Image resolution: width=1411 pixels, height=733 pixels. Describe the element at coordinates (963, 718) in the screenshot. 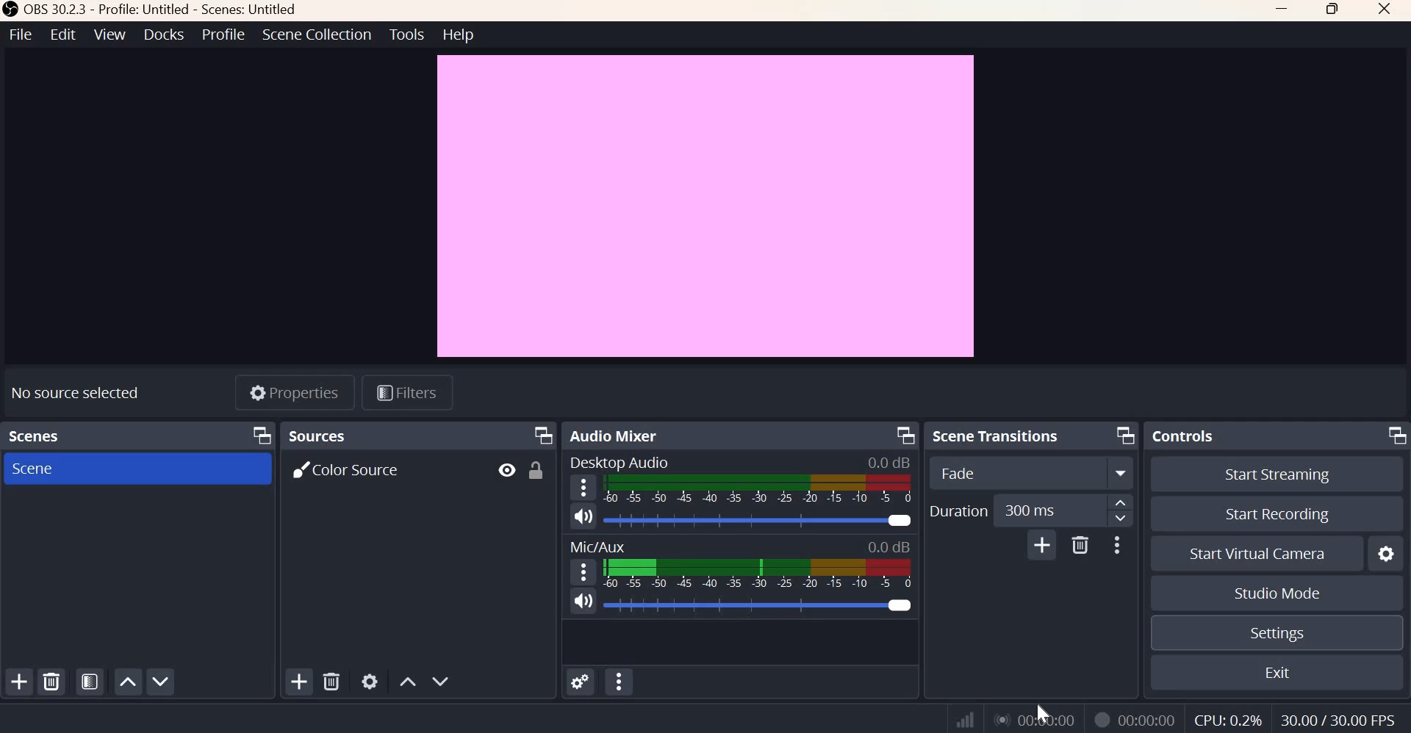

I see `Connection Status Indicator` at that location.